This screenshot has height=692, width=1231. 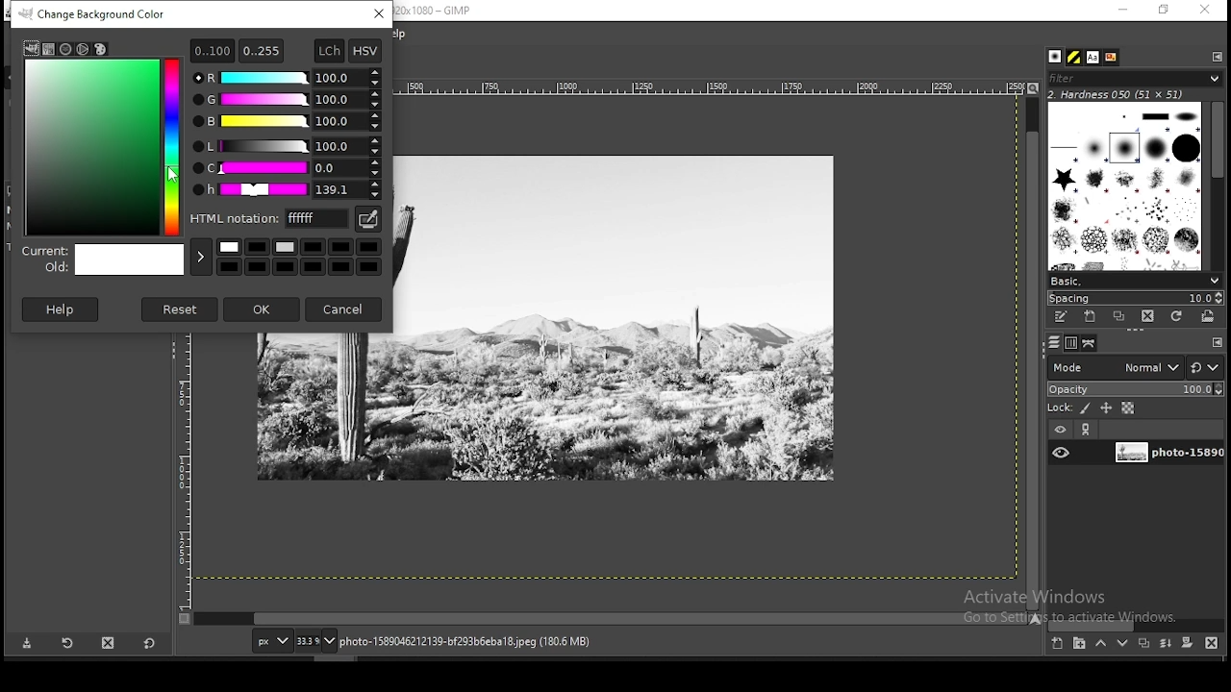 What do you see at coordinates (485, 641) in the screenshot?
I see `` at bounding box center [485, 641].